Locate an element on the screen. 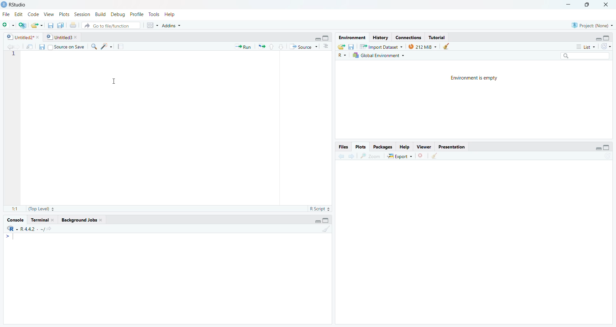 This screenshot has width=616, height=327. redo is located at coordinates (607, 47).